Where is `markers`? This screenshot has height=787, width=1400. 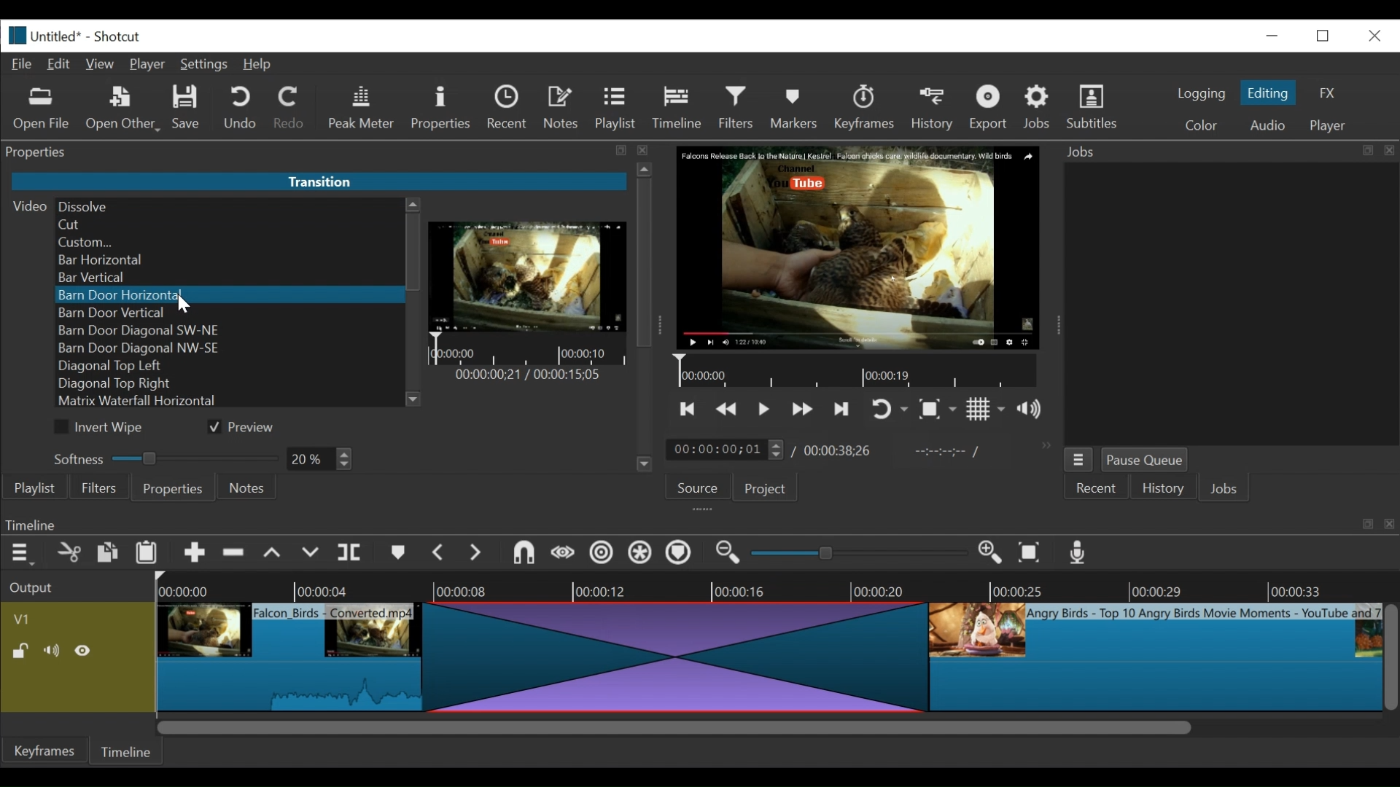
markers is located at coordinates (397, 556).